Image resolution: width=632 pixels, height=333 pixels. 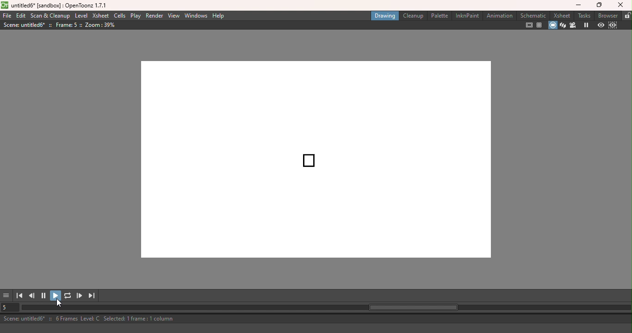 I want to click on File name, so click(x=54, y=6).